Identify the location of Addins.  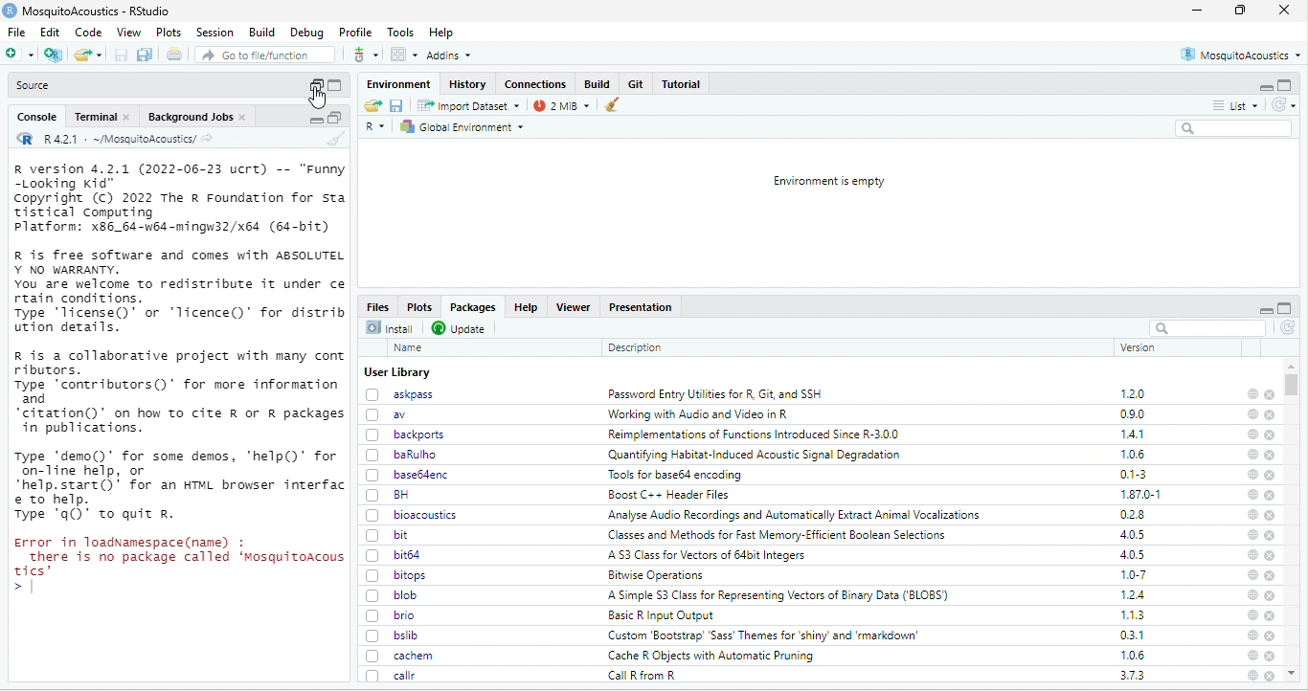
(449, 55).